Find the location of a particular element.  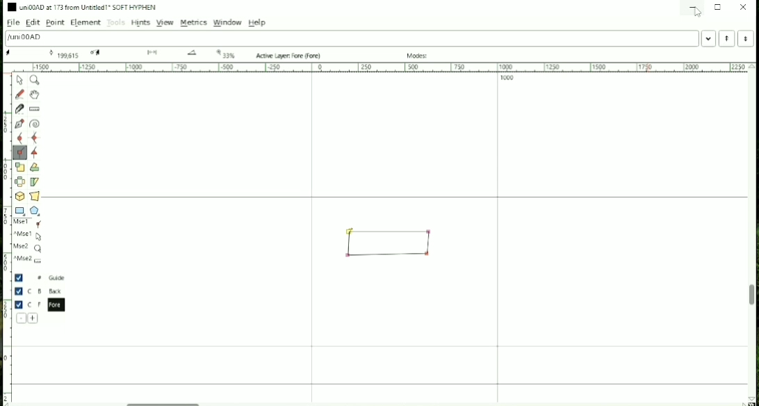

Horizontal scale is located at coordinates (380, 67).